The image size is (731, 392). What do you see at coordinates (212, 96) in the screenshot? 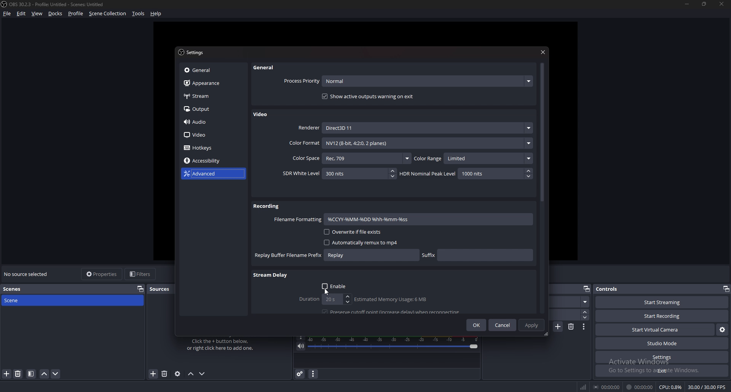
I see `Stream` at bounding box center [212, 96].